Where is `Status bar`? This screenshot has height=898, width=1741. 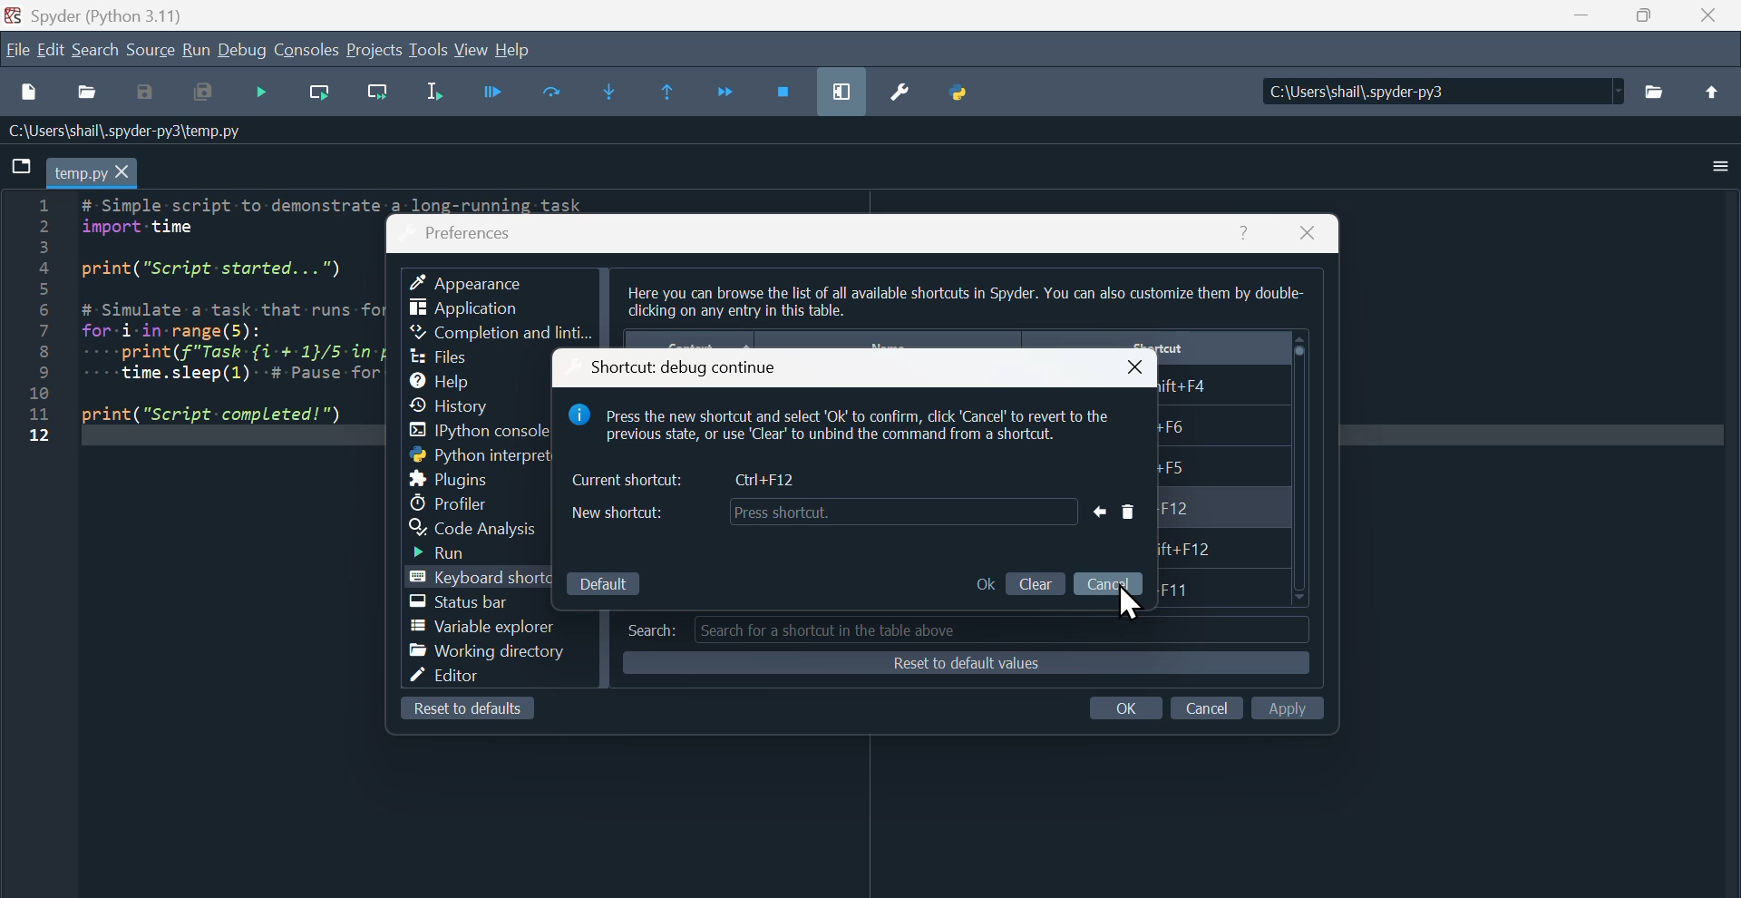
Status bar is located at coordinates (470, 602).